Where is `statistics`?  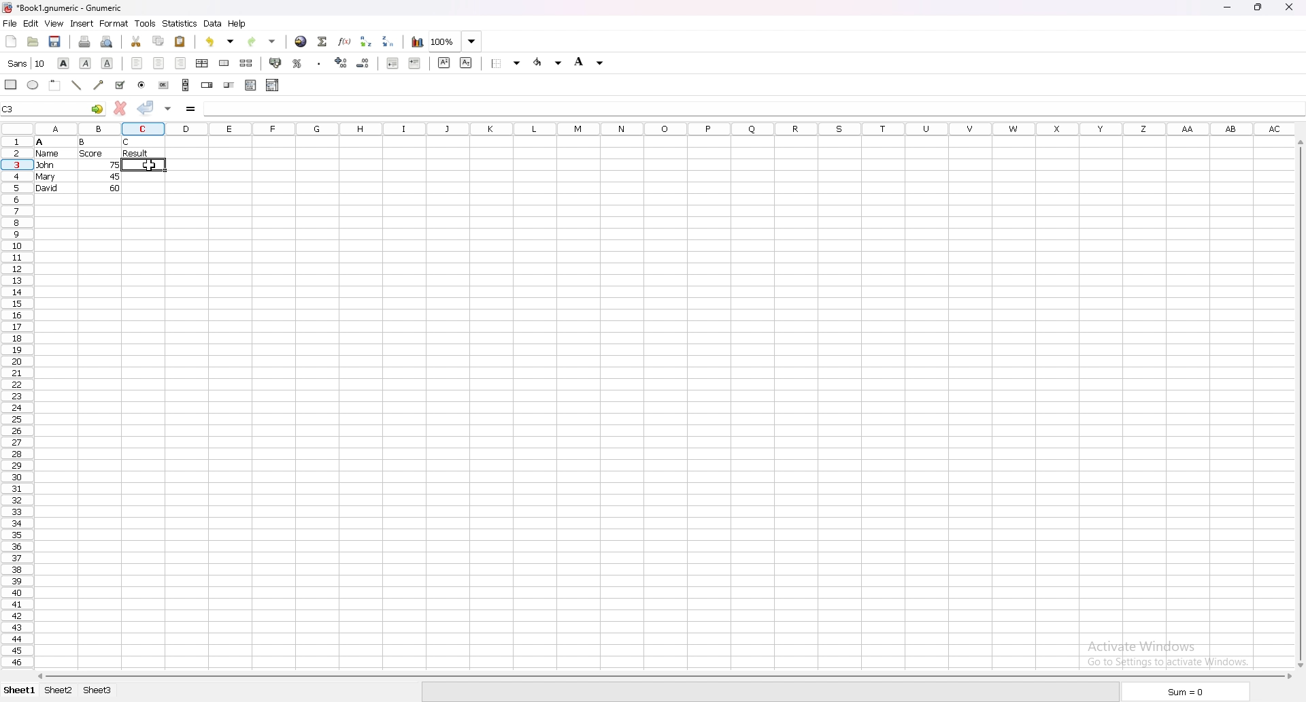 statistics is located at coordinates (180, 23).